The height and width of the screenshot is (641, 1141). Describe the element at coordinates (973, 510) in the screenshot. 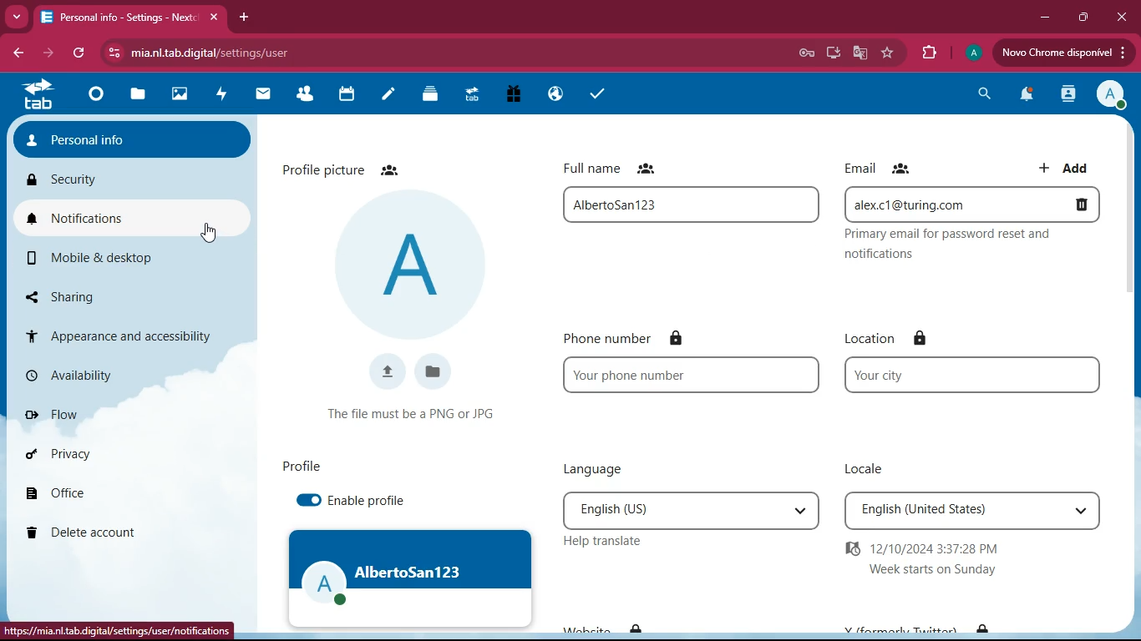

I see `locale` at that location.